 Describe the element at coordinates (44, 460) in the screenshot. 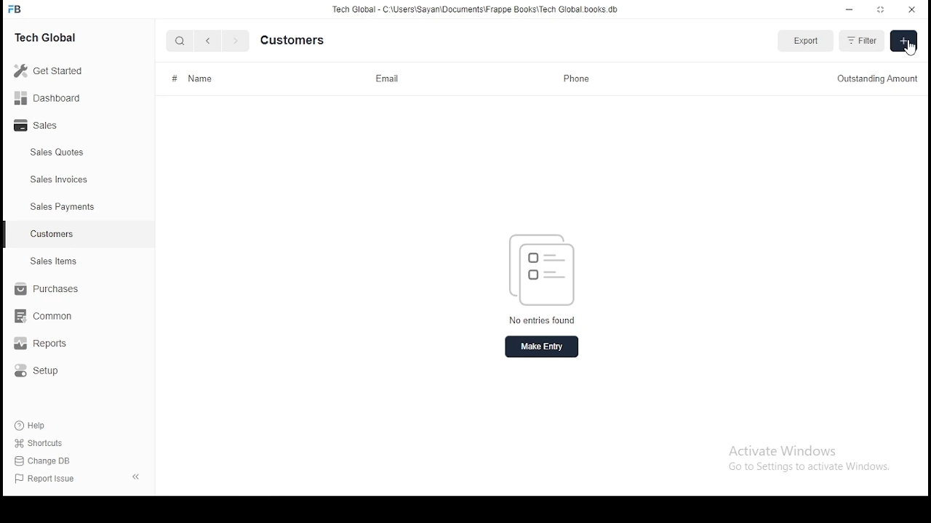

I see `change DB` at that location.